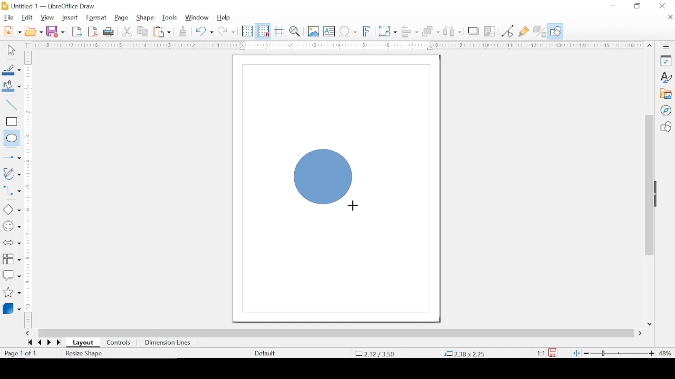 The height and width of the screenshot is (379, 675). Describe the element at coordinates (12, 226) in the screenshot. I see `symbol shapes` at that location.